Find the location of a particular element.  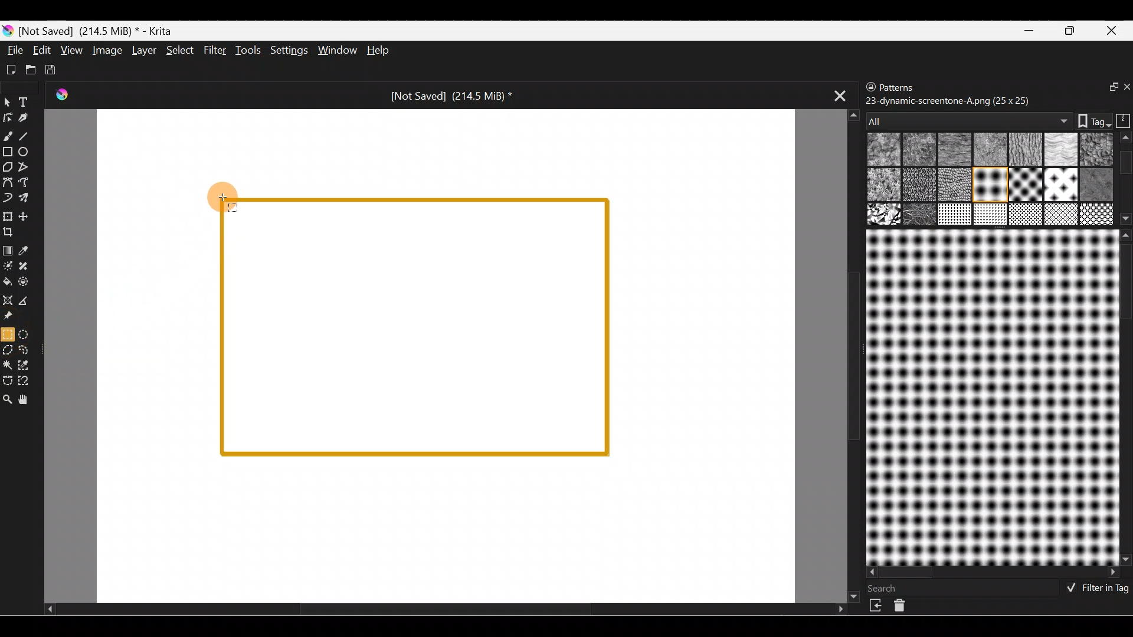

09 drawed_crosshatched.png is located at coordinates (918, 186).